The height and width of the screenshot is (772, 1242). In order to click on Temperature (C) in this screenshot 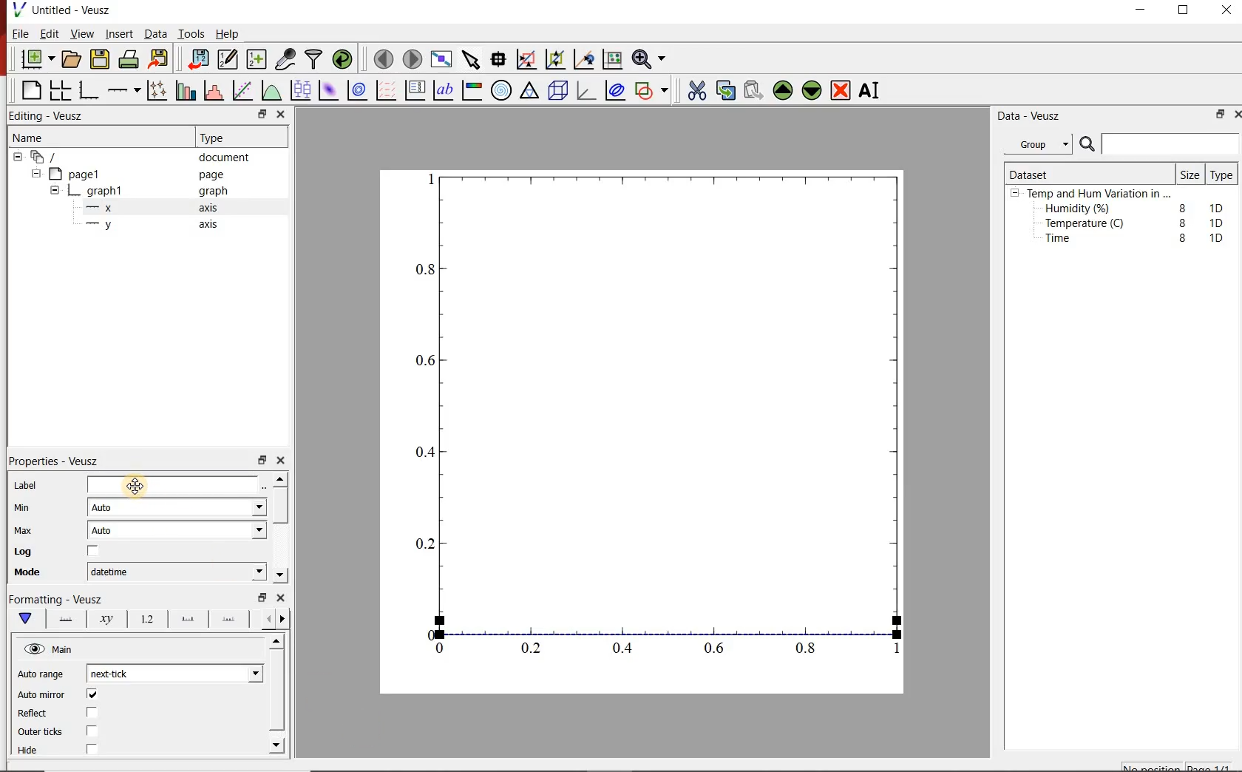, I will do `click(1087, 225)`.